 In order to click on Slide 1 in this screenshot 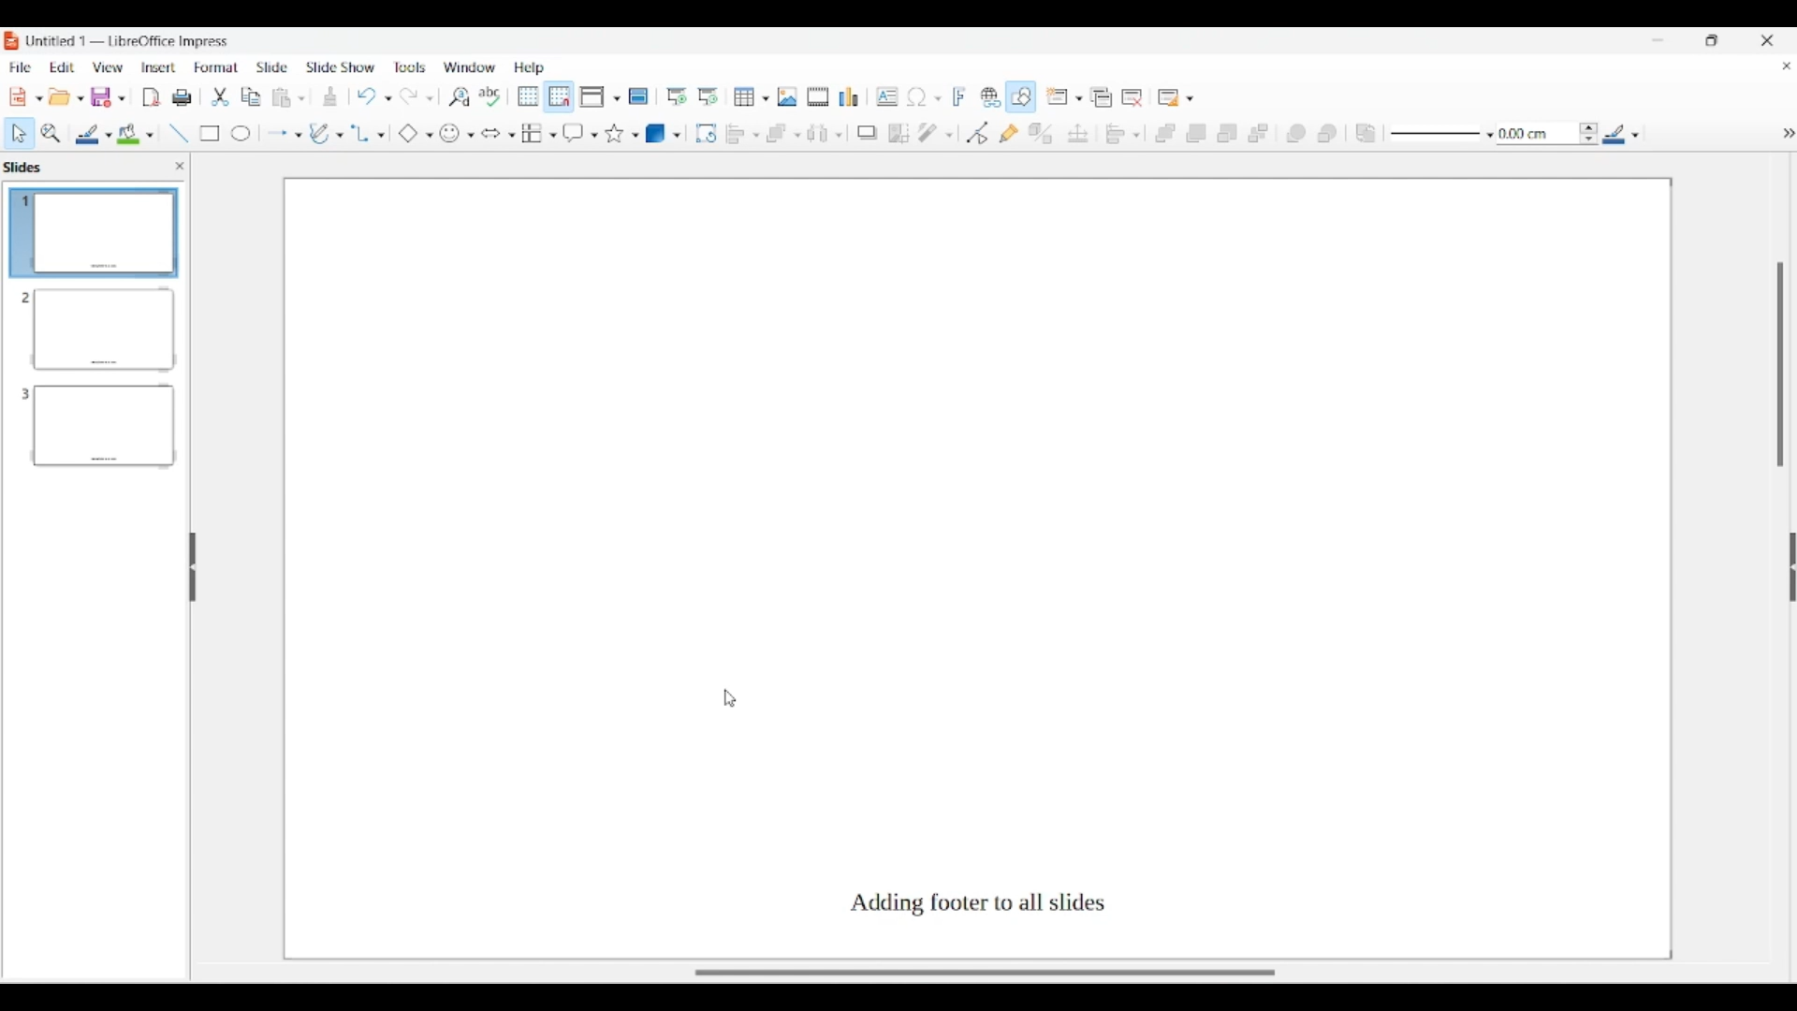, I will do `click(94, 234)`.